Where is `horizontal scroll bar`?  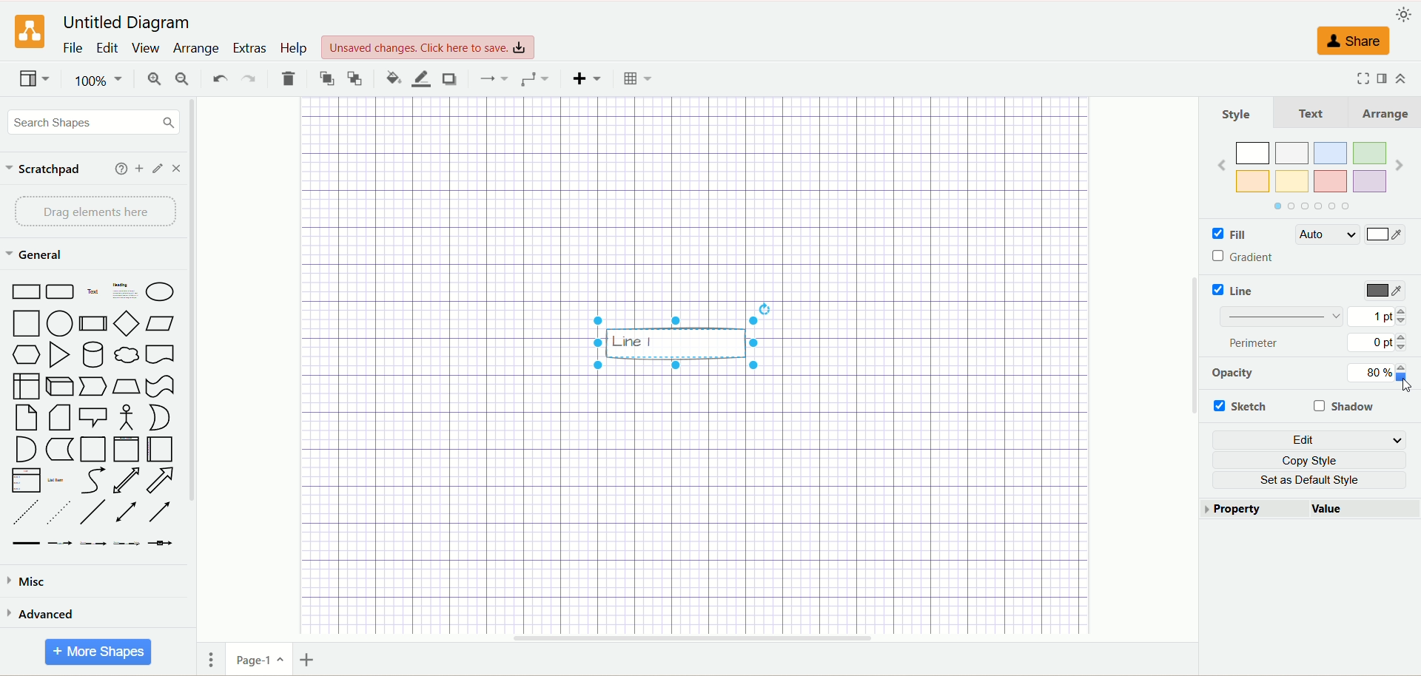 horizontal scroll bar is located at coordinates (695, 638).